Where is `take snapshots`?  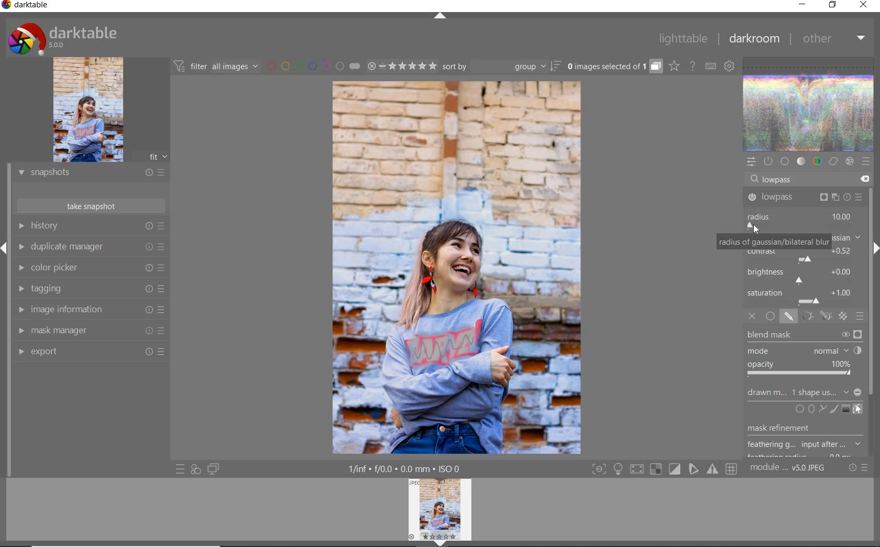
take snapshots is located at coordinates (90, 206).